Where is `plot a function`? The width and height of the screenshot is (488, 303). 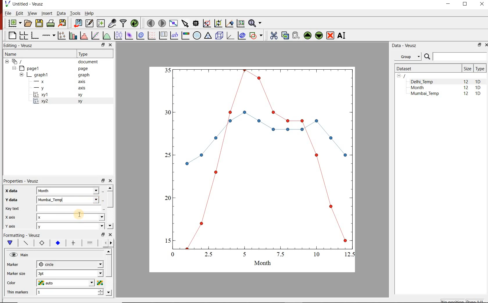
plot a function is located at coordinates (107, 35).